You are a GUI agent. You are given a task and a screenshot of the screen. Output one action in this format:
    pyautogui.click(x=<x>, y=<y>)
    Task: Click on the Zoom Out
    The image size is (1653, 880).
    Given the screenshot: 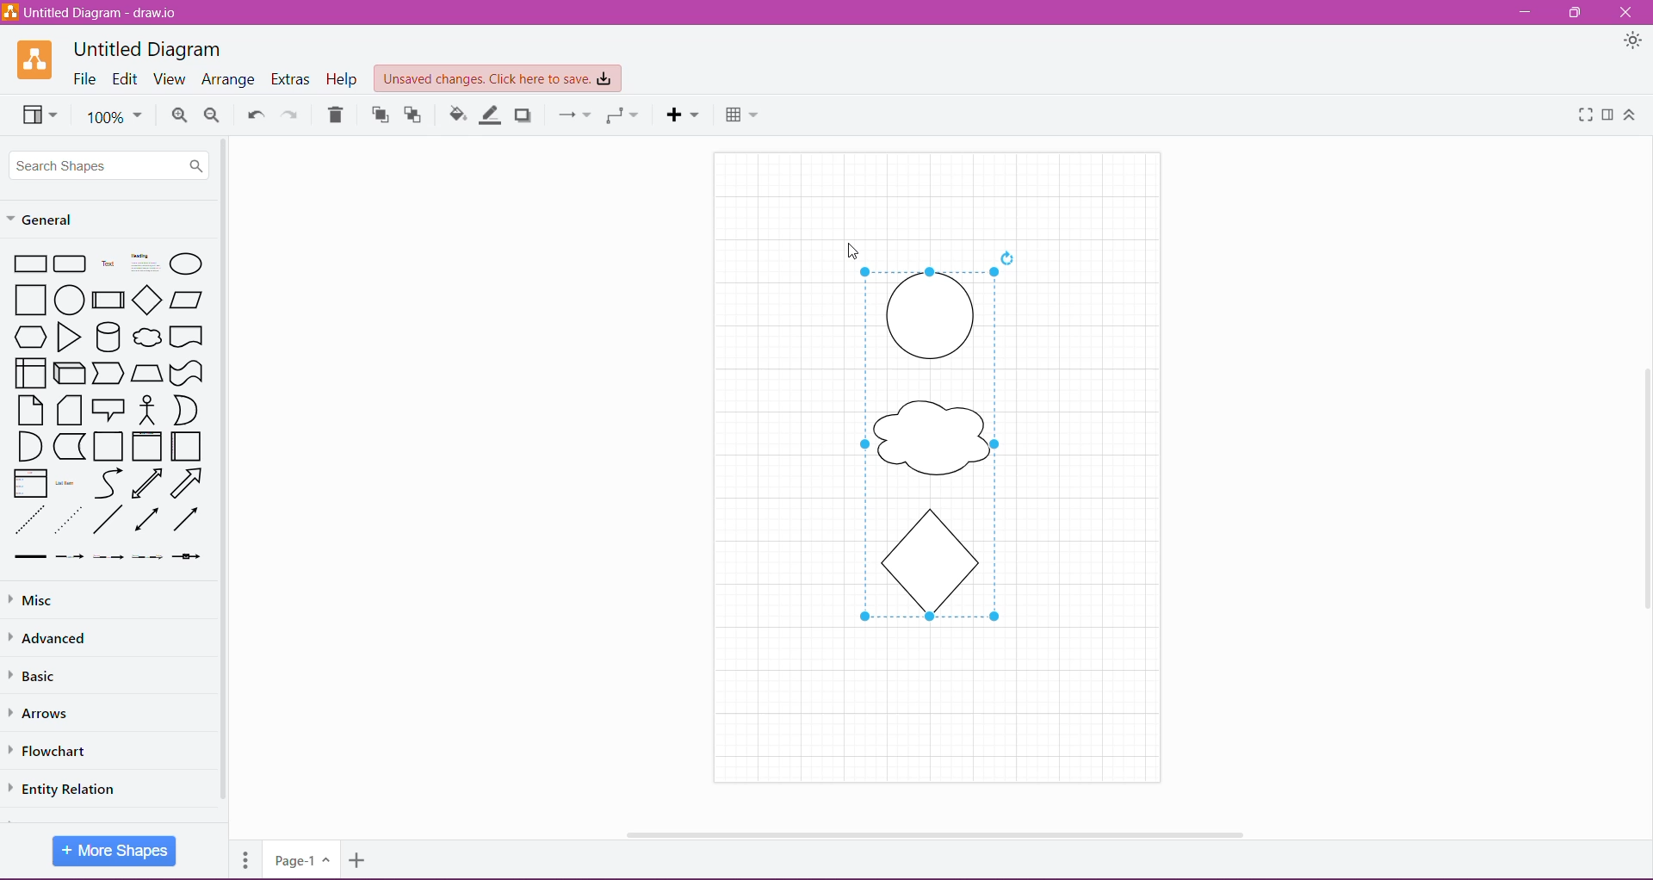 What is the action you would take?
    pyautogui.click(x=213, y=115)
    